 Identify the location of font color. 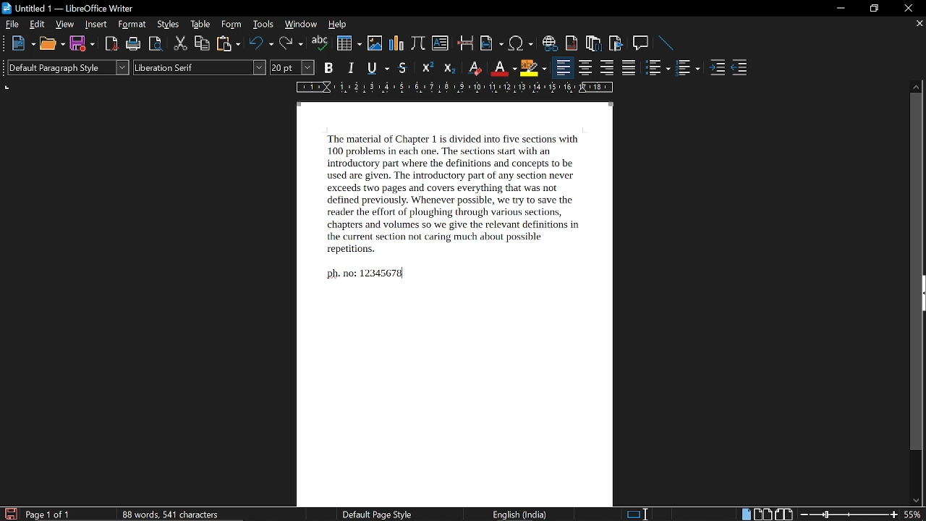
(502, 69).